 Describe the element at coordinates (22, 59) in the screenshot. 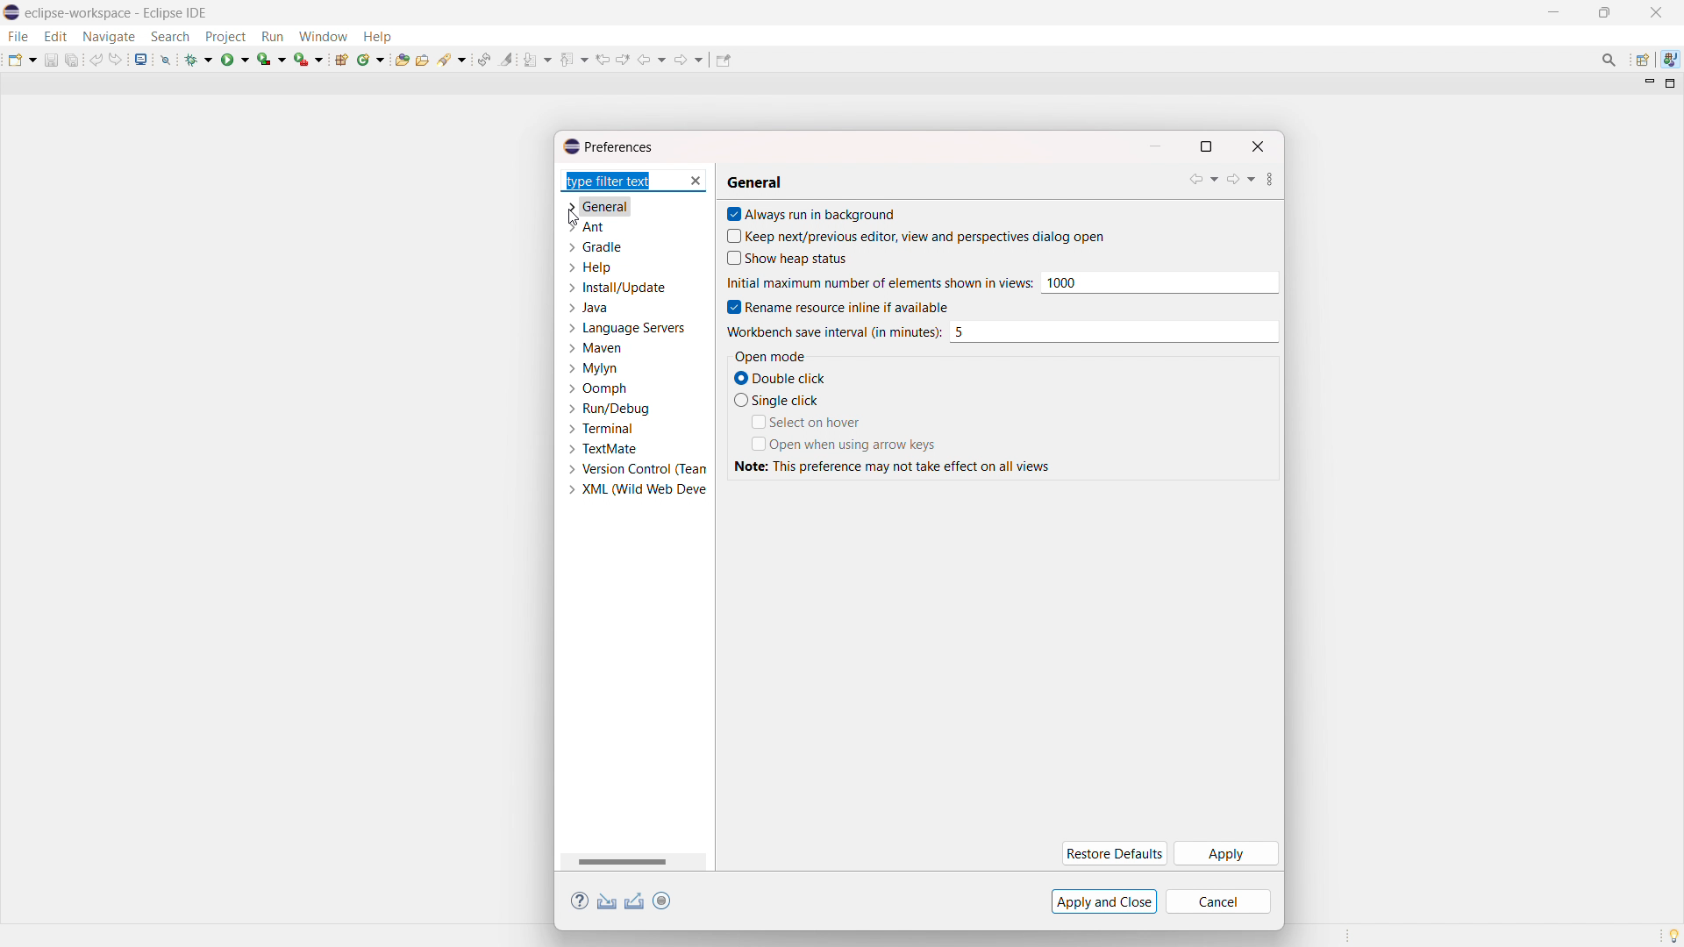

I see `new` at that location.